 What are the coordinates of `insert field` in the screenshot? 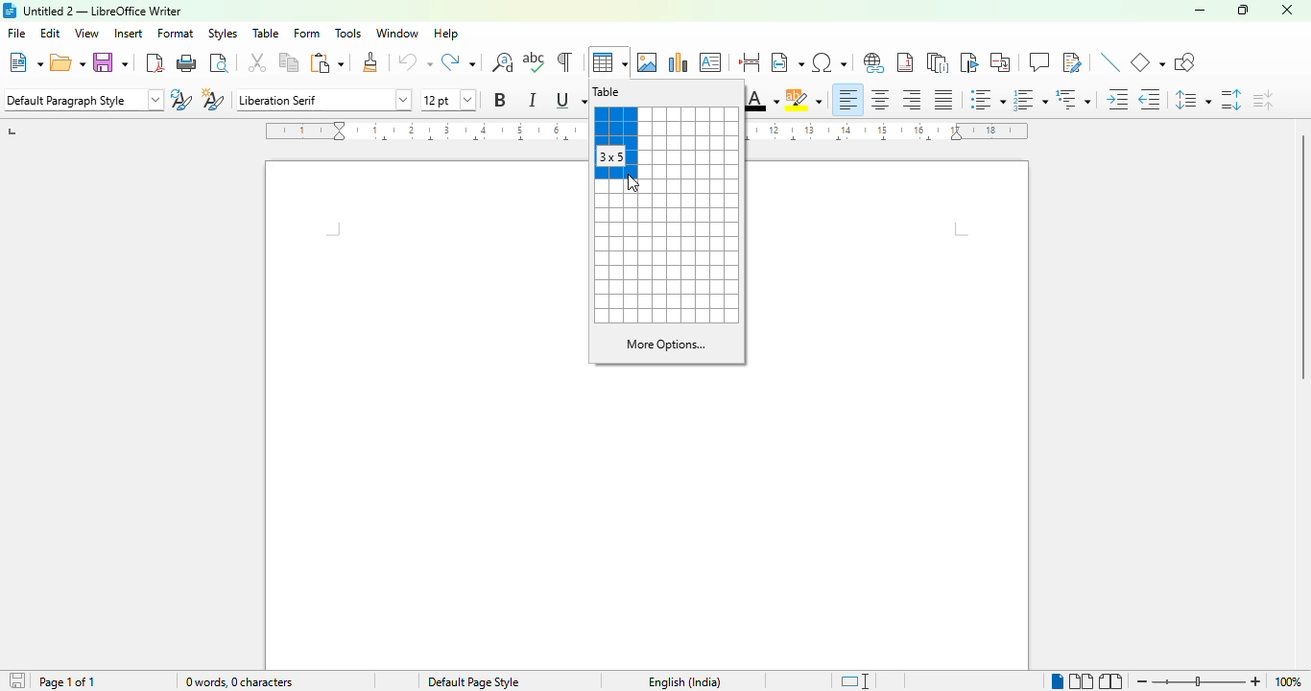 It's located at (787, 60).